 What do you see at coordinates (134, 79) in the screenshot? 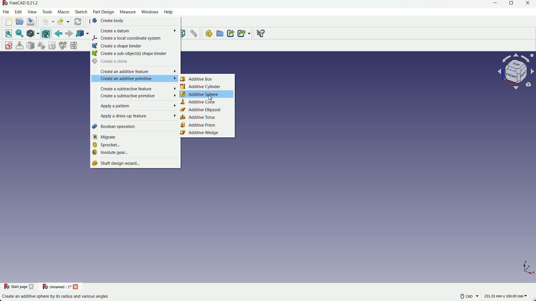
I see `create an additive primitive` at bounding box center [134, 79].